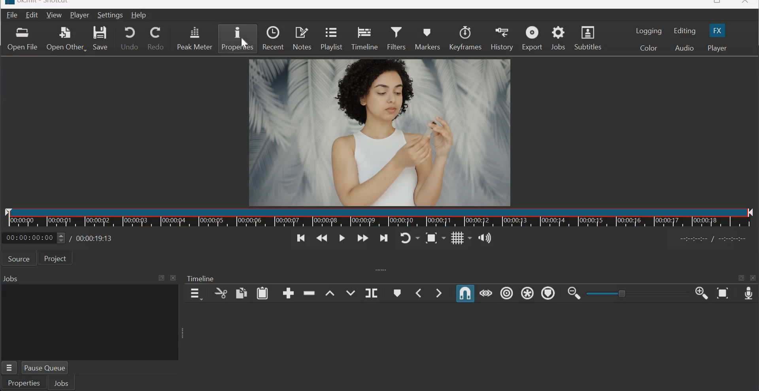  What do you see at coordinates (527, 293) in the screenshot?
I see `Ripple all tracks` at bounding box center [527, 293].